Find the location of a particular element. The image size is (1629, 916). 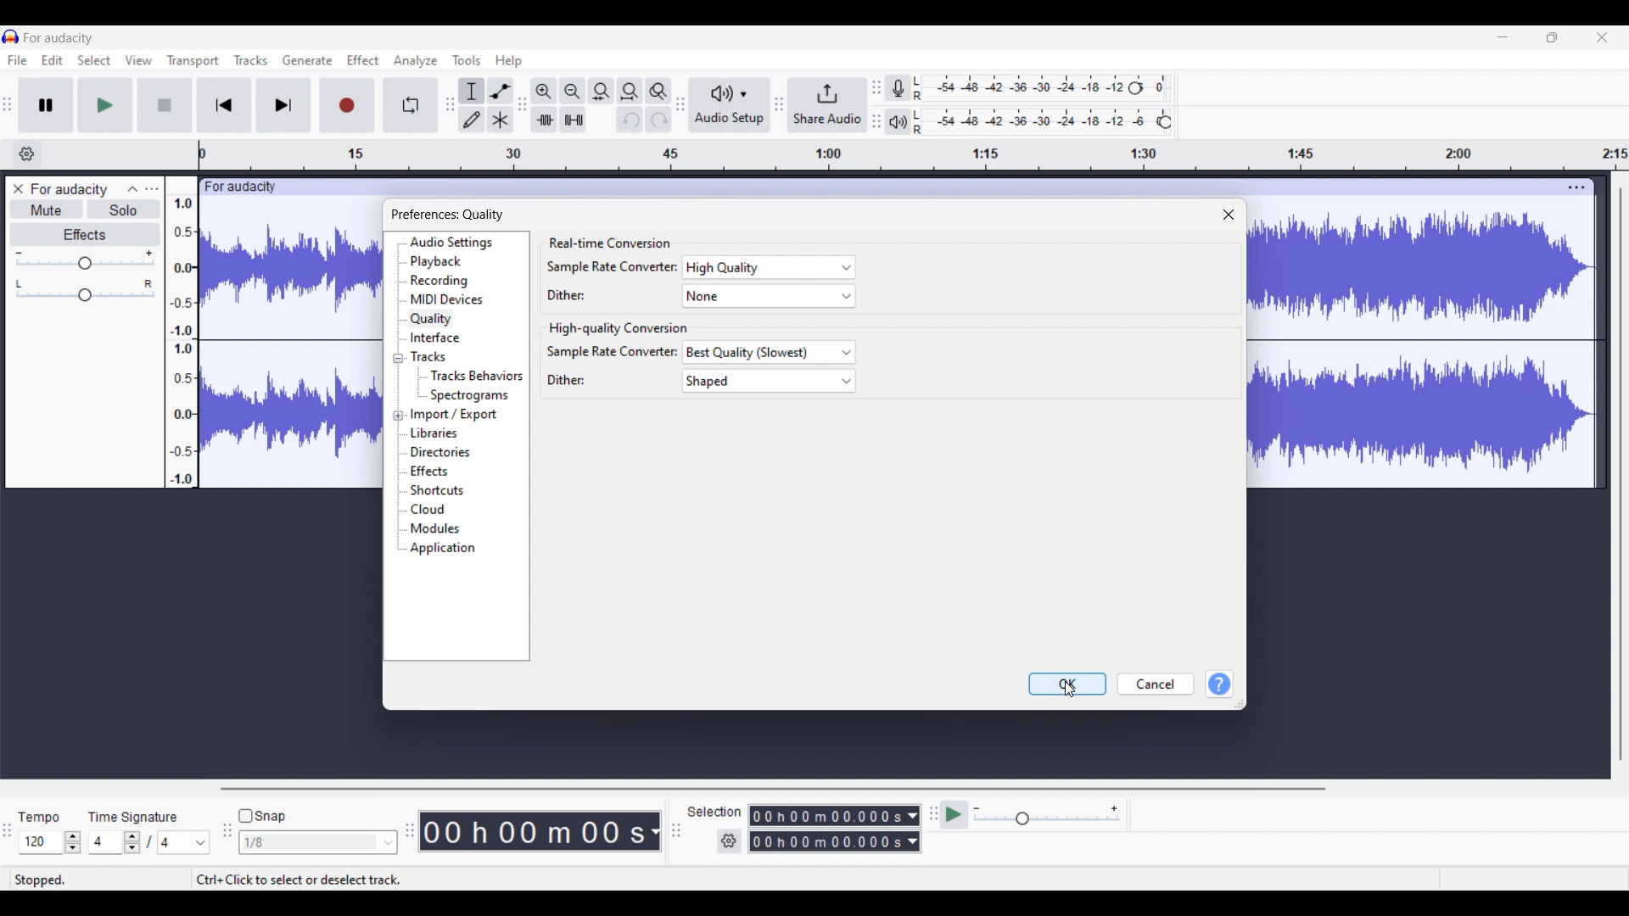

Track settings is located at coordinates (1576, 187).